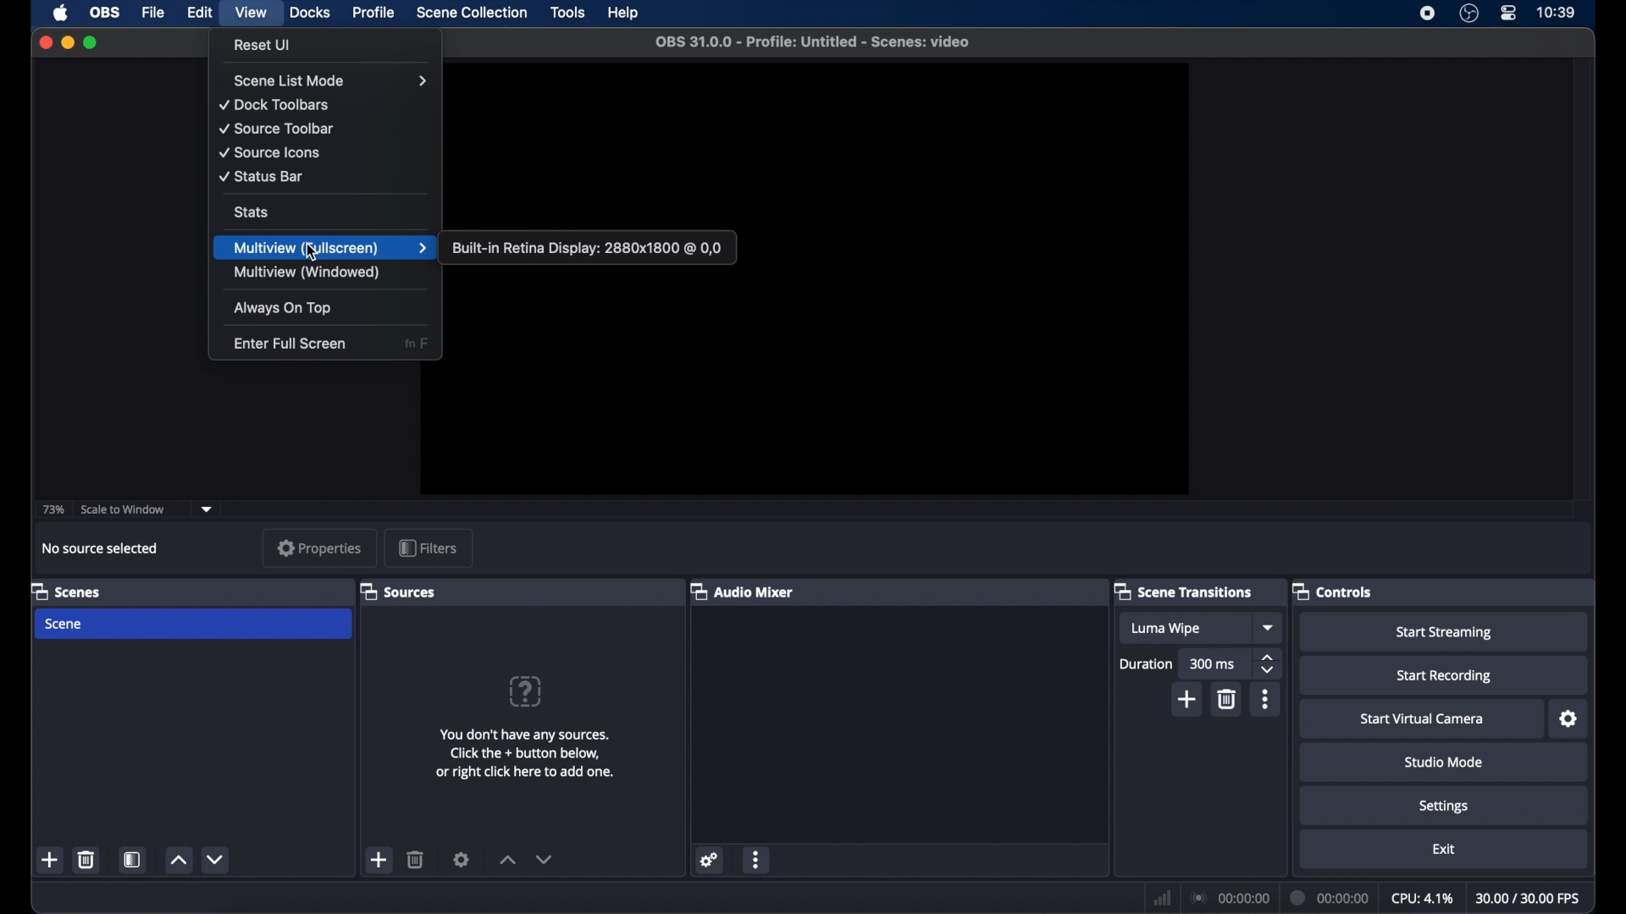  What do you see at coordinates (194, 624) in the screenshot?
I see `scene` at bounding box center [194, 624].